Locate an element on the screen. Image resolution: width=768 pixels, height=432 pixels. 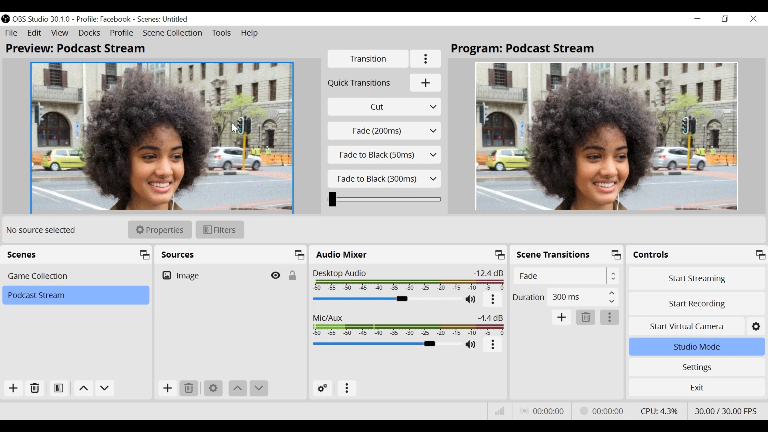
Close is located at coordinates (752, 19).